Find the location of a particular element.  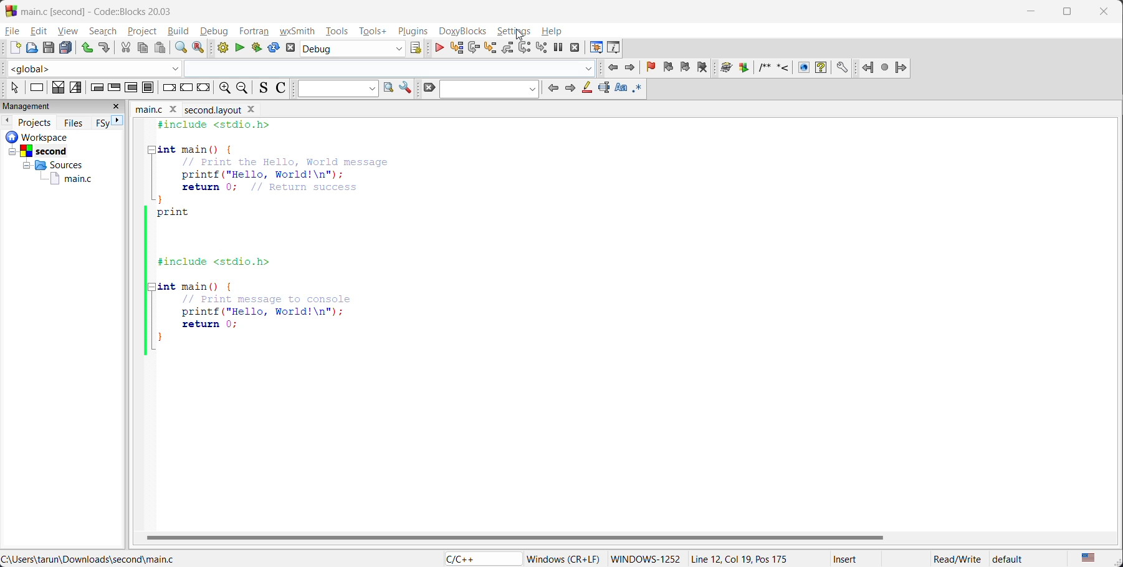

next bookmark is located at coordinates (687, 65).